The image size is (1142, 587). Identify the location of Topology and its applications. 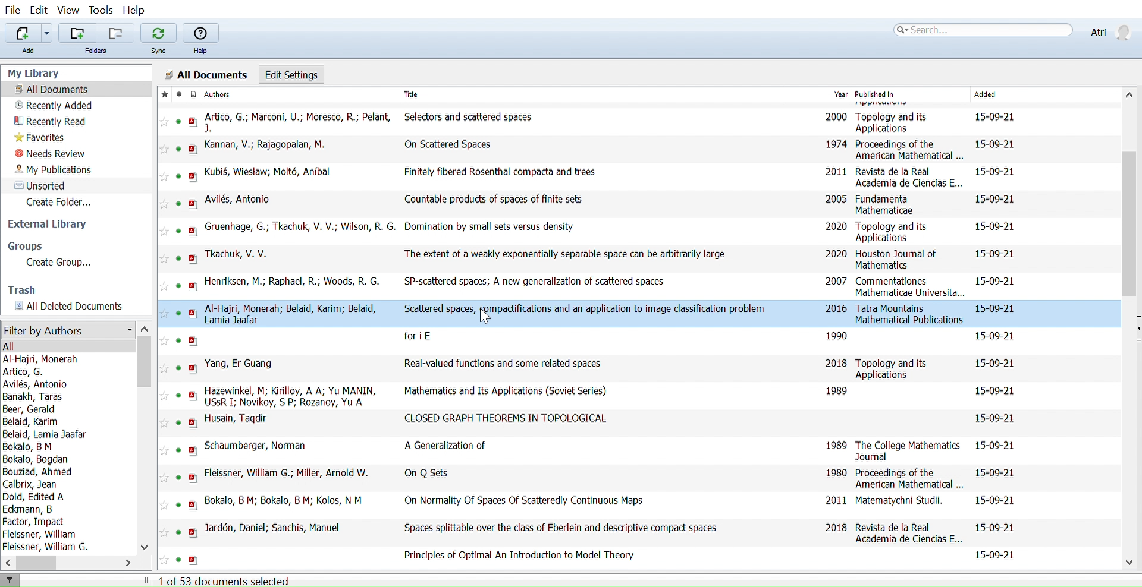
(893, 368).